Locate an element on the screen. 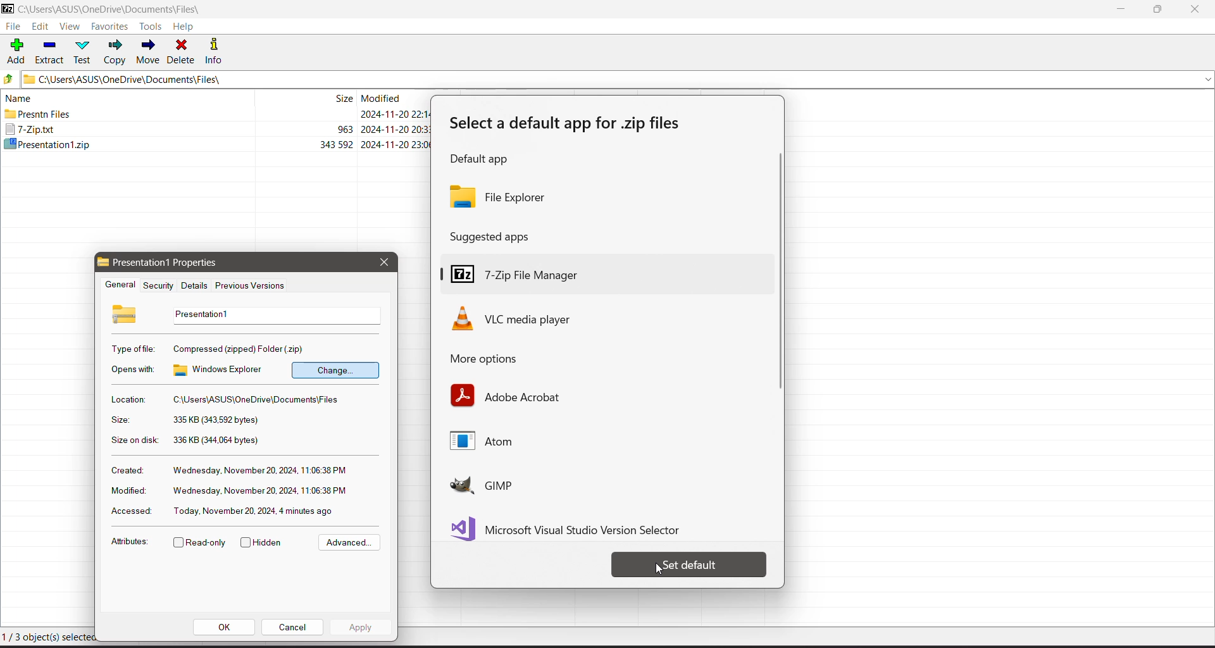 This screenshot has width=1215, height=648. Test is located at coordinates (84, 51).